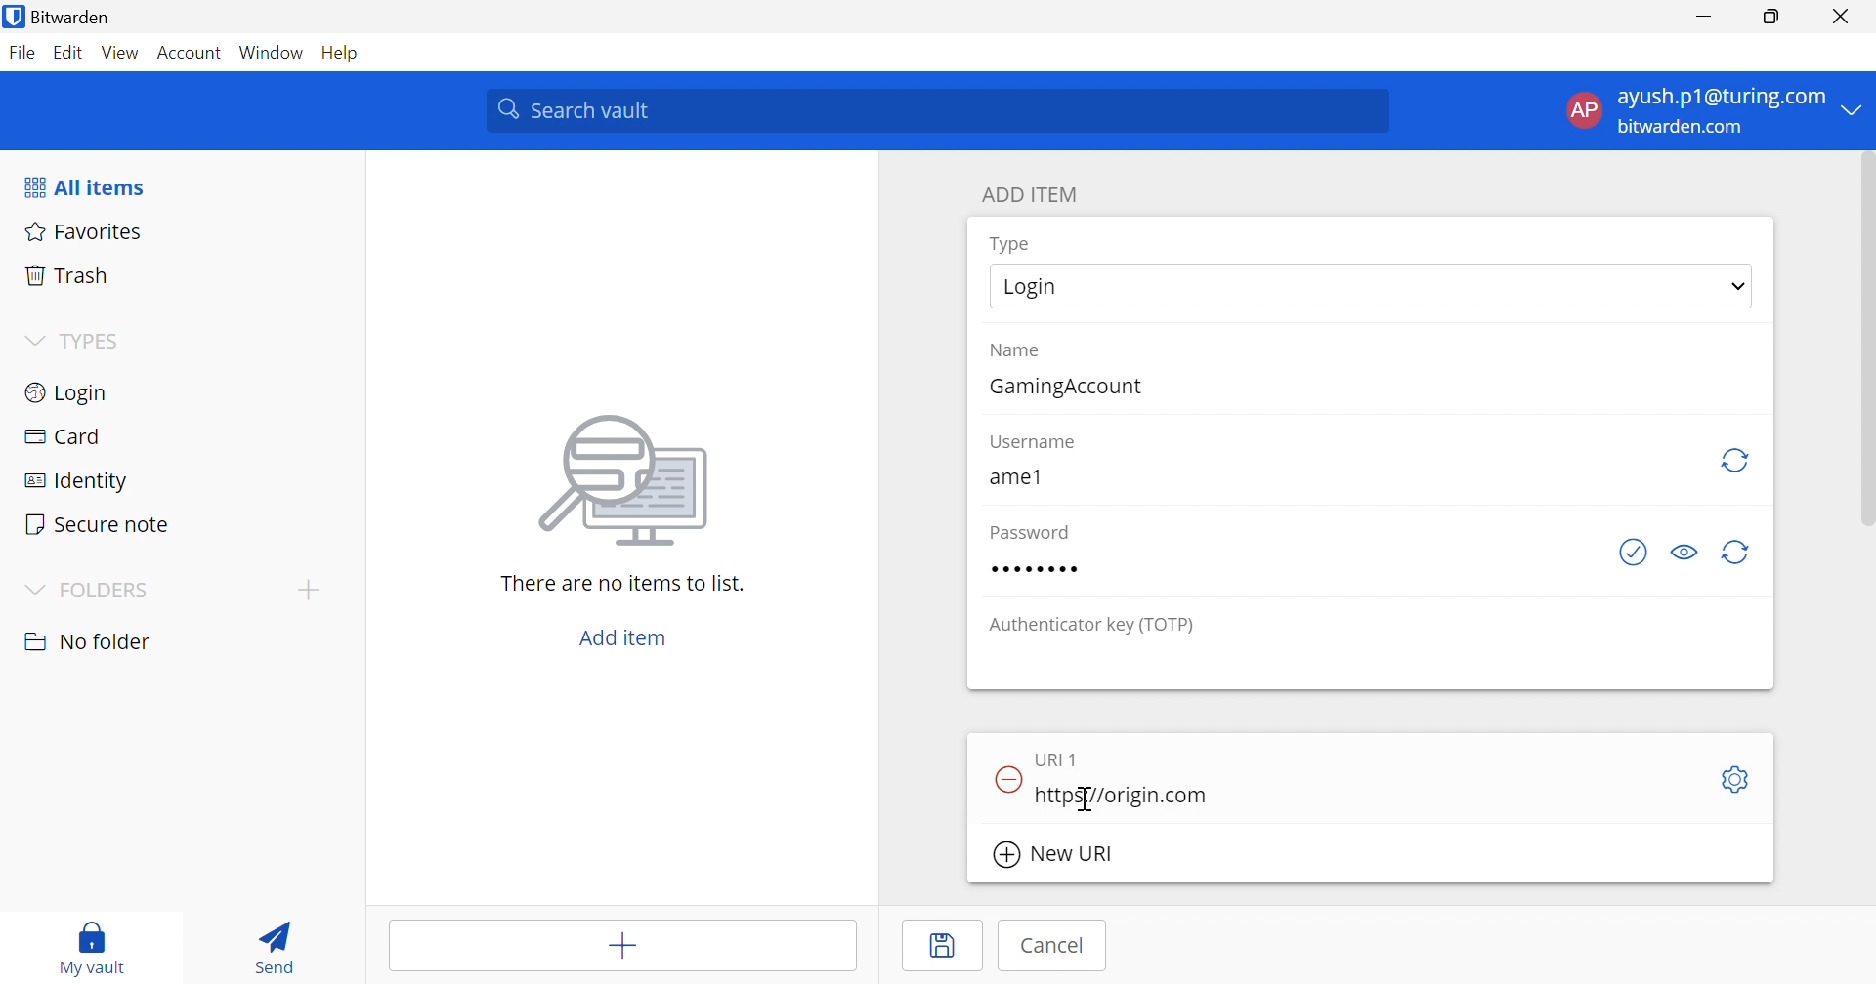 This screenshot has height=984, width=1876. What do you see at coordinates (1739, 779) in the screenshot?
I see `Settings` at bounding box center [1739, 779].